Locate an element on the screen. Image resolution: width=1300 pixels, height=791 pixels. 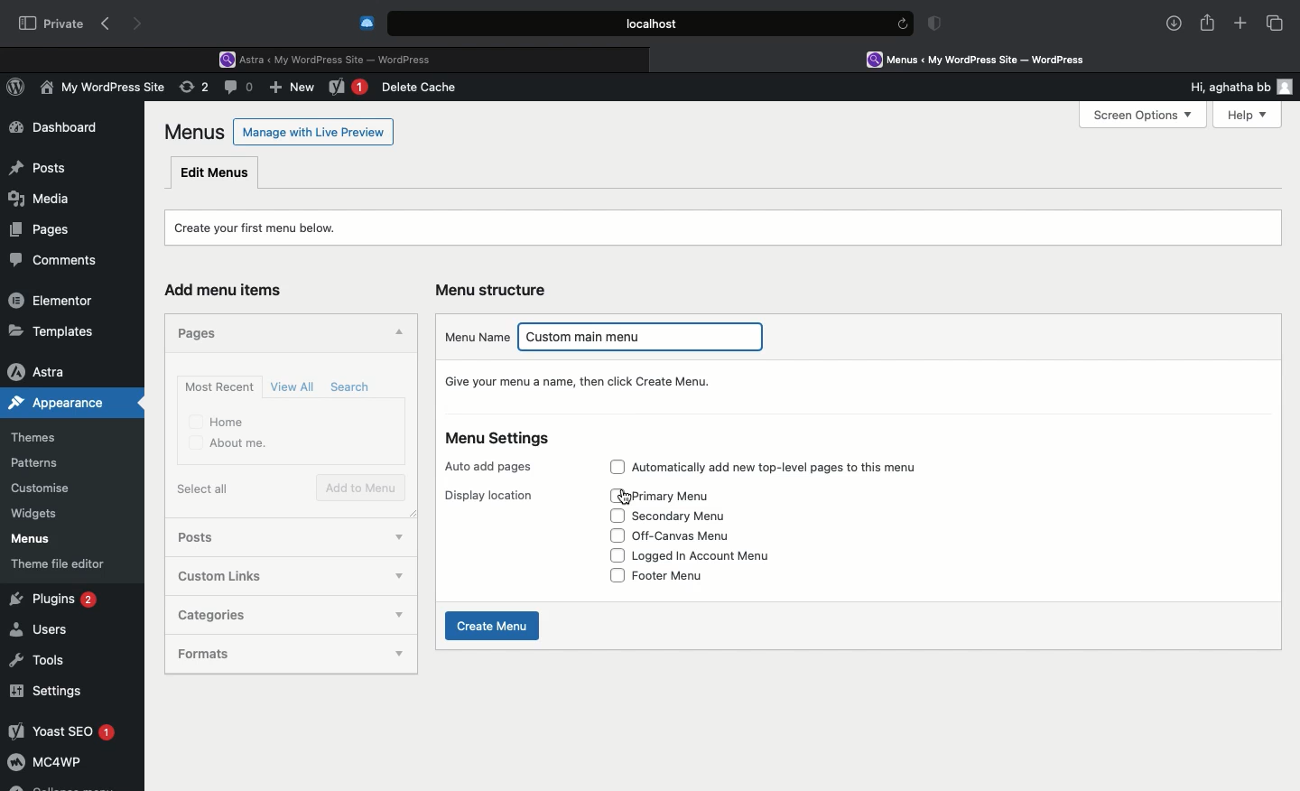
Help is located at coordinates (1240, 115).